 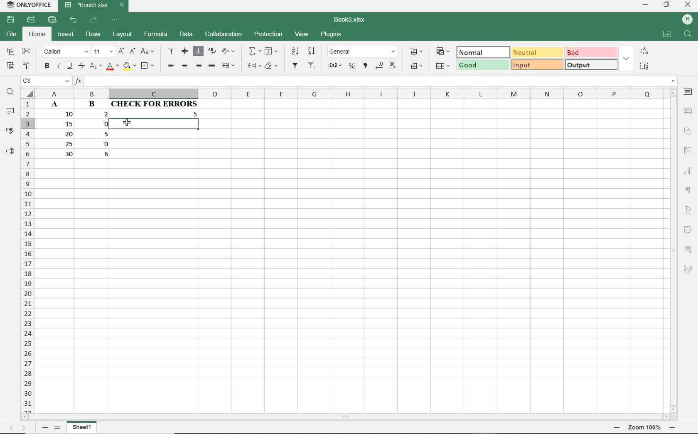 I want to click on , so click(x=689, y=111).